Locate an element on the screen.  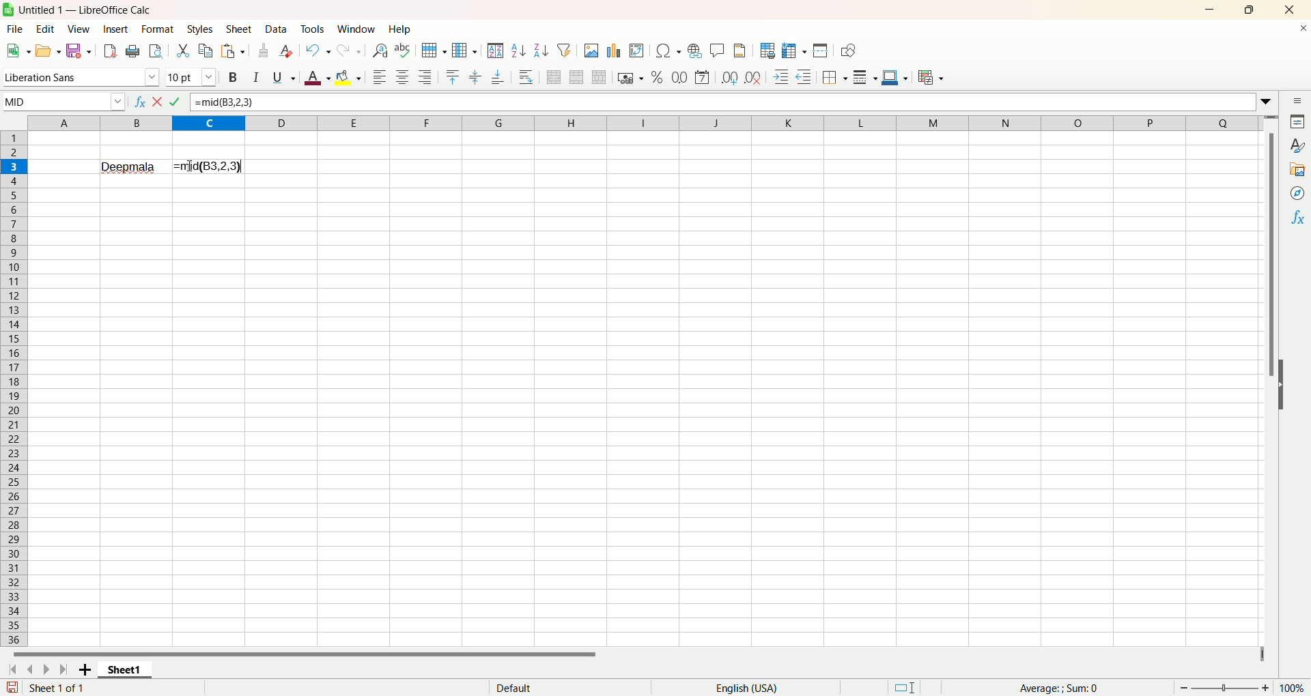
hide is located at coordinates (1284, 394).